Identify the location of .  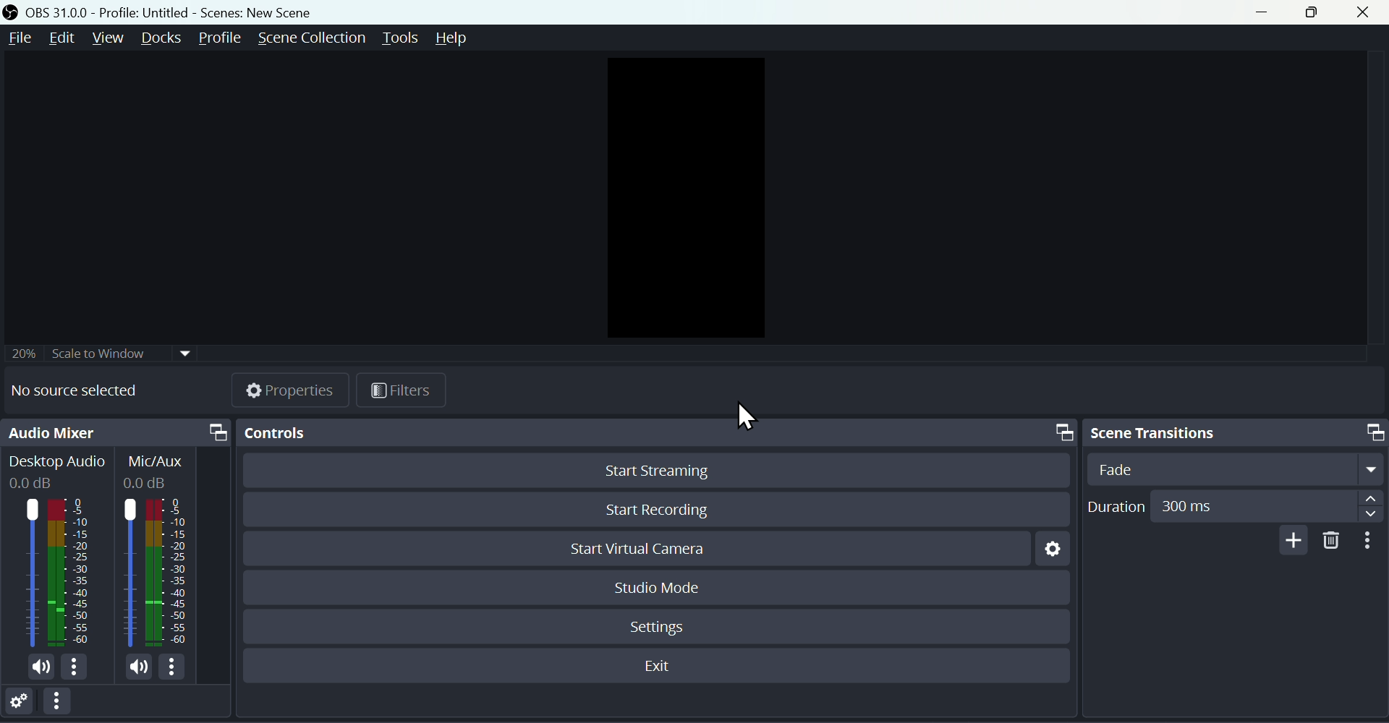
(17, 38).